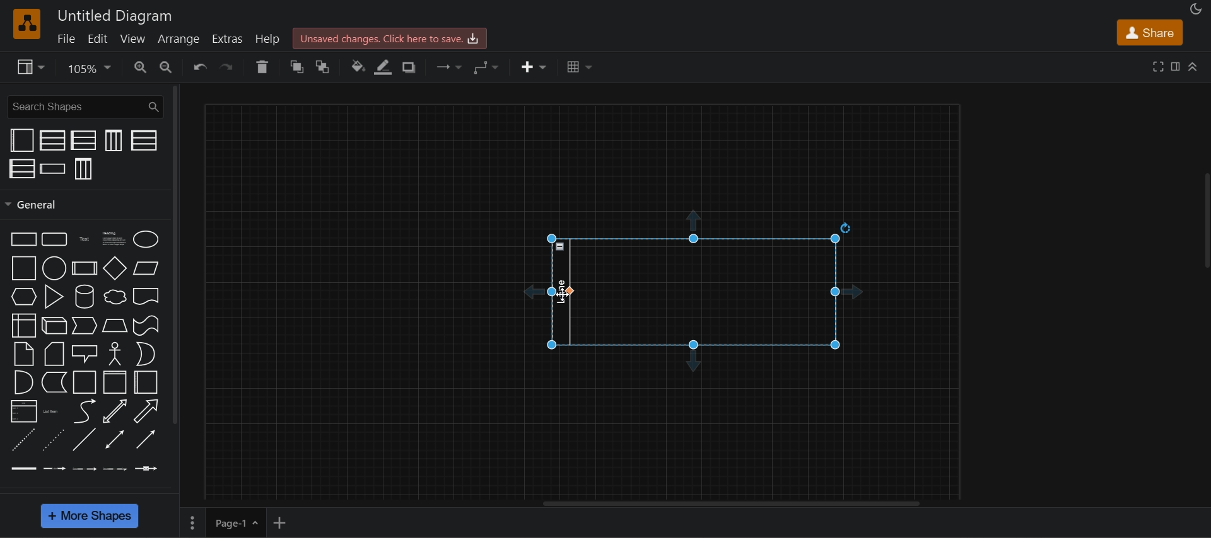  Describe the element at coordinates (387, 68) in the screenshot. I see `line color` at that location.